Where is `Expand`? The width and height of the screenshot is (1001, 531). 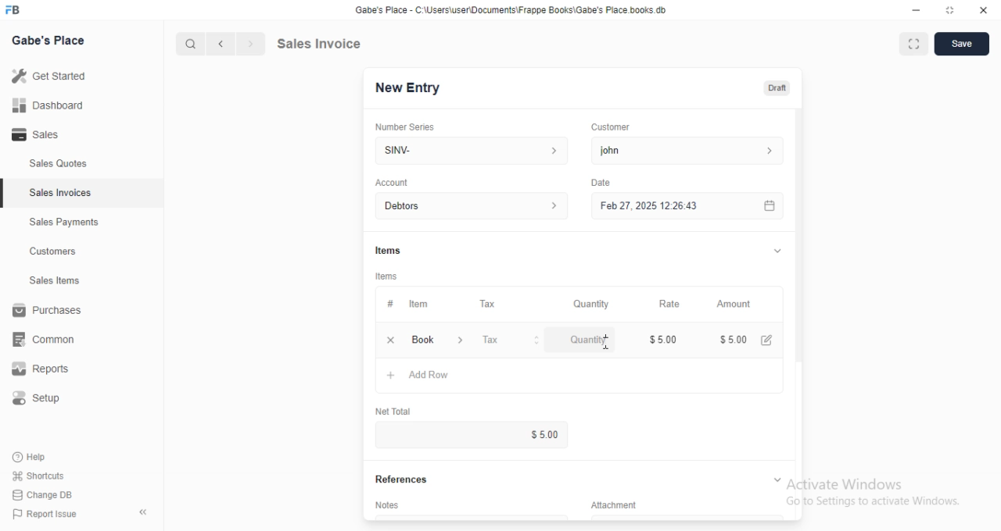 Expand is located at coordinates (773, 251).